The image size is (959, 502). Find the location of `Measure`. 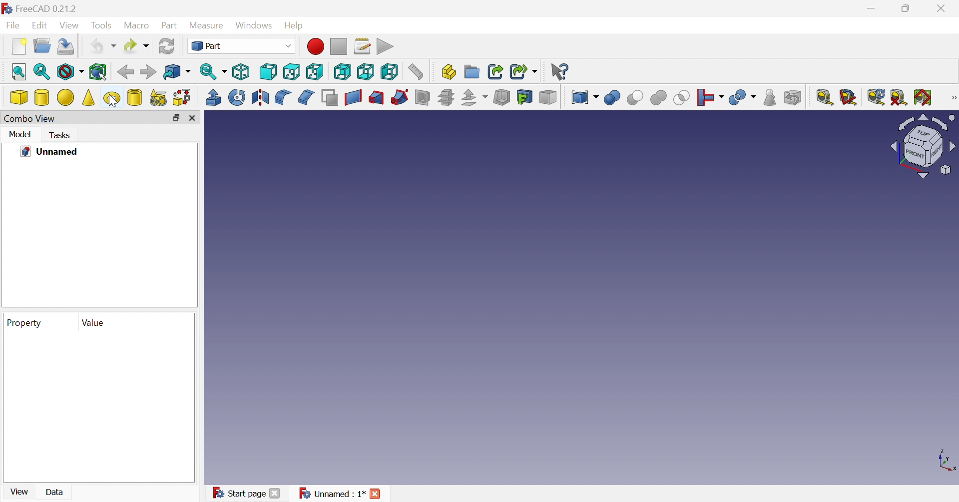

Measure is located at coordinates (207, 26).